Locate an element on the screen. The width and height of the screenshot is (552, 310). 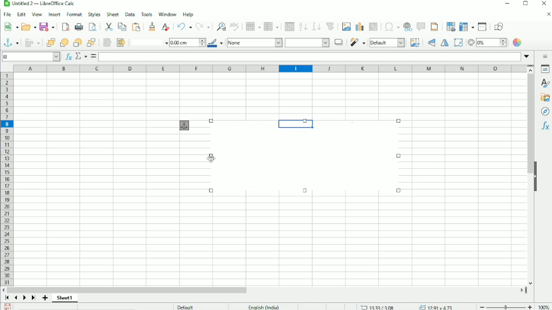
Language is located at coordinates (264, 306).